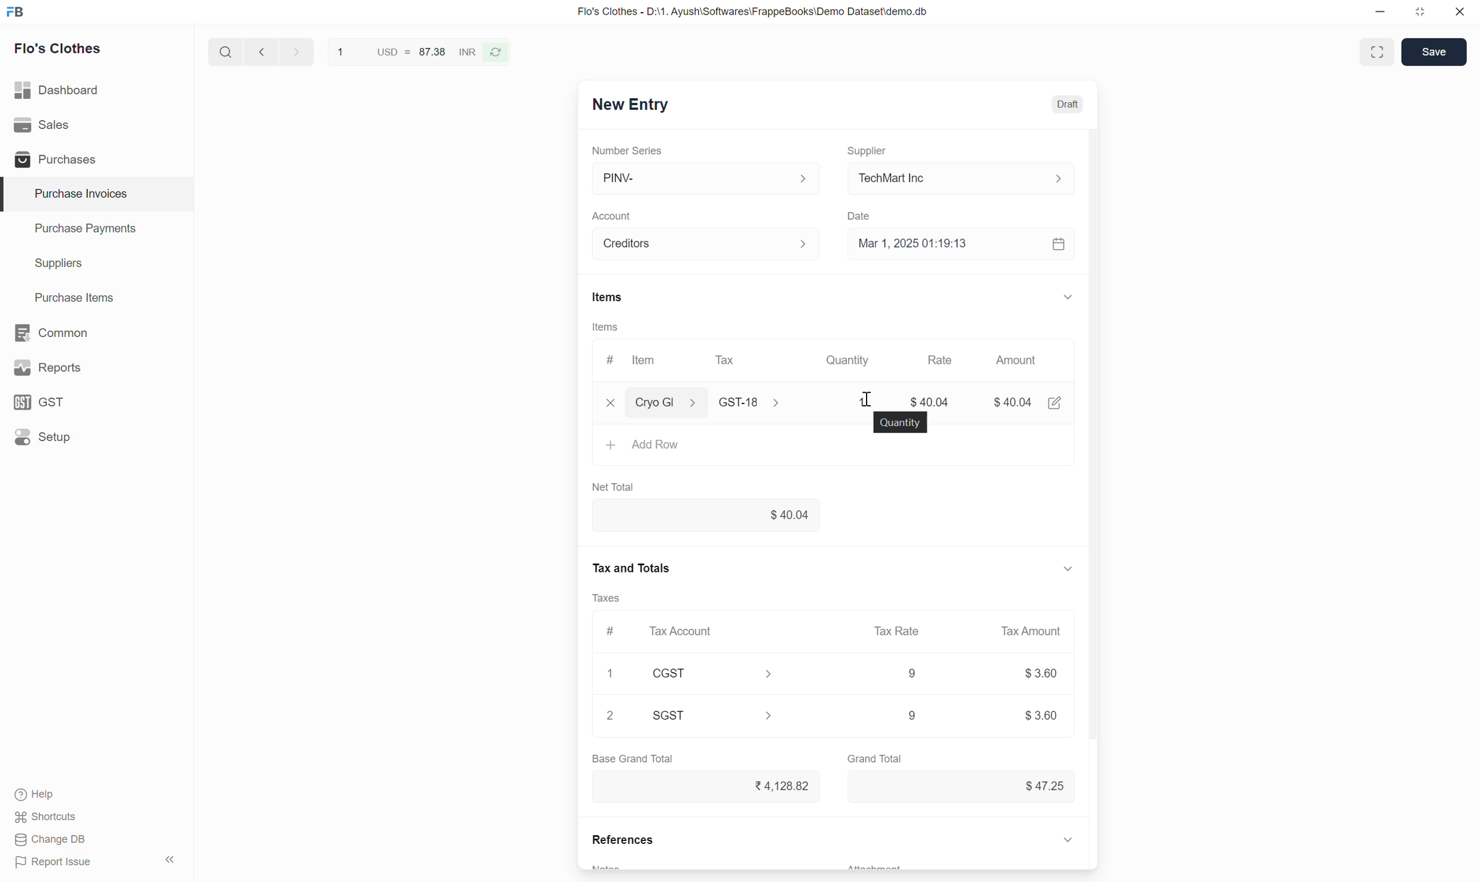  What do you see at coordinates (717, 675) in the screenshot?
I see ` CGST >` at bounding box center [717, 675].